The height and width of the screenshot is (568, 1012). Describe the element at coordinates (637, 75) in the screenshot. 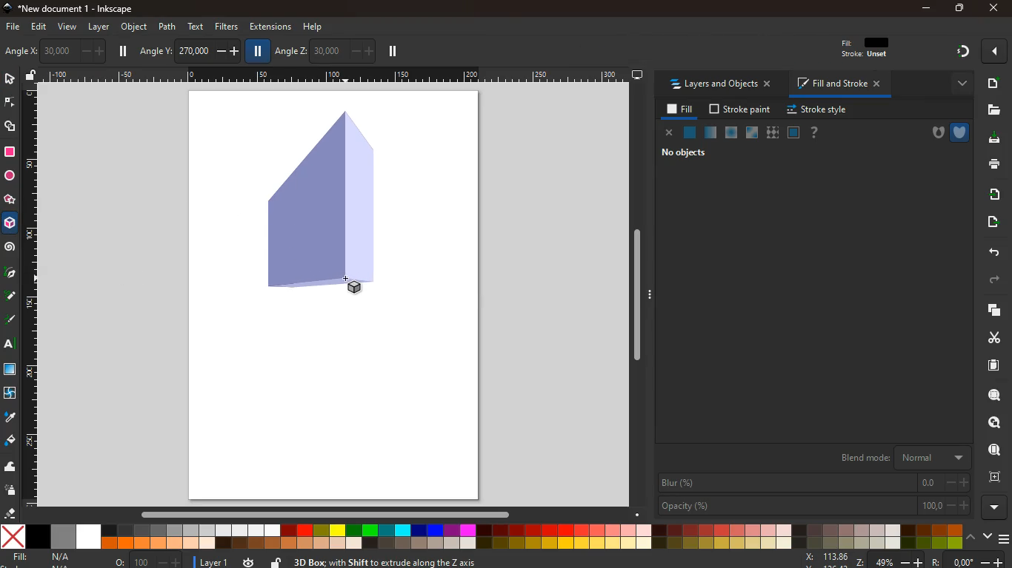

I see `desktop` at that location.